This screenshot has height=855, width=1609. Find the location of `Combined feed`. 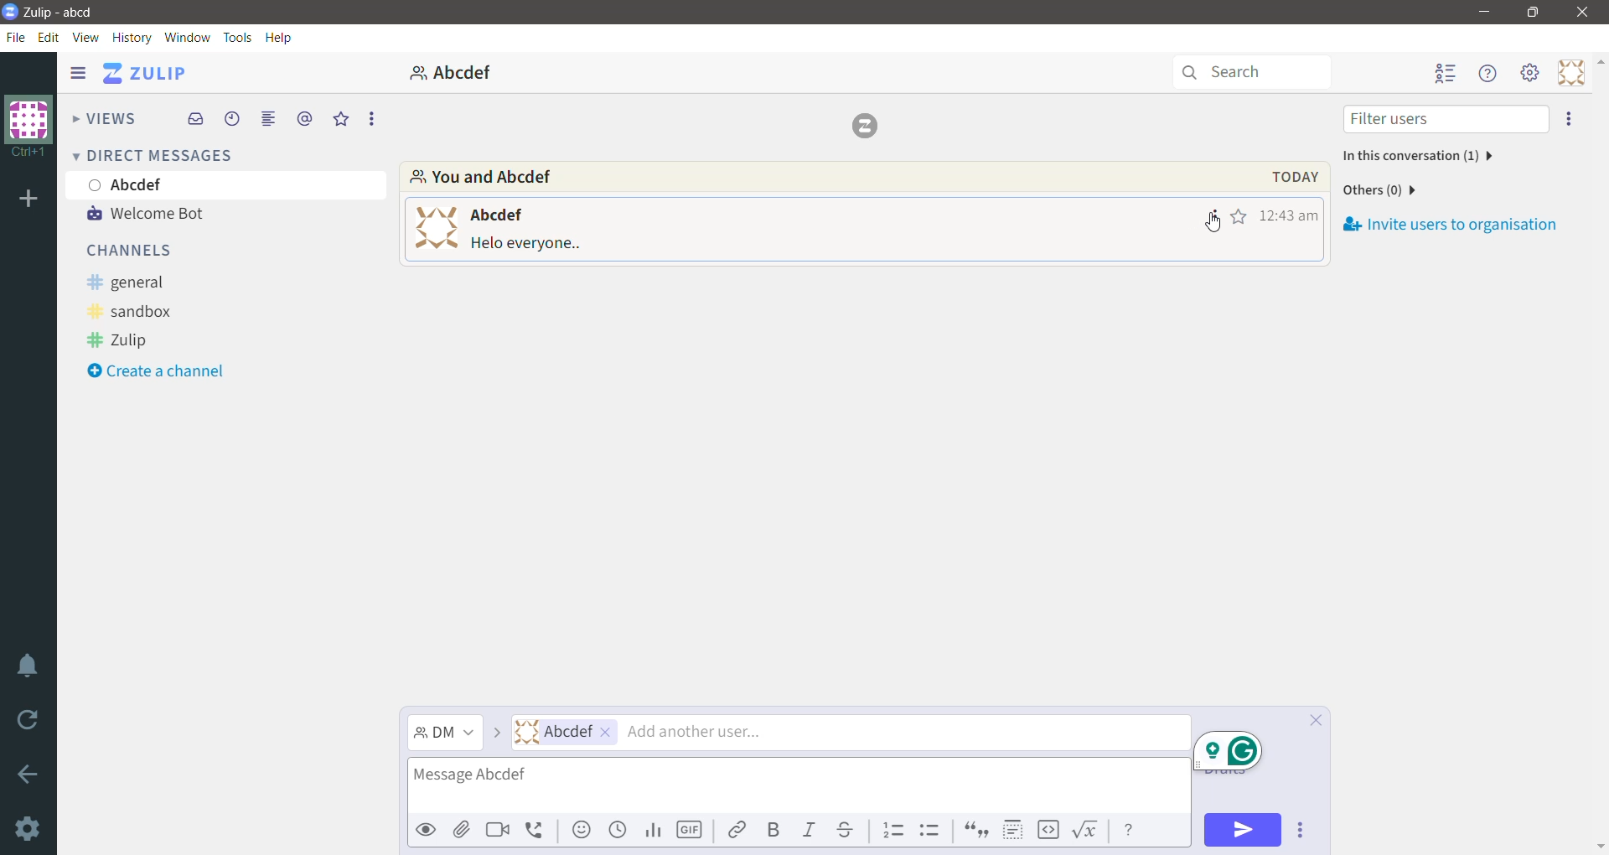

Combined feed is located at coordinates (268, 119).